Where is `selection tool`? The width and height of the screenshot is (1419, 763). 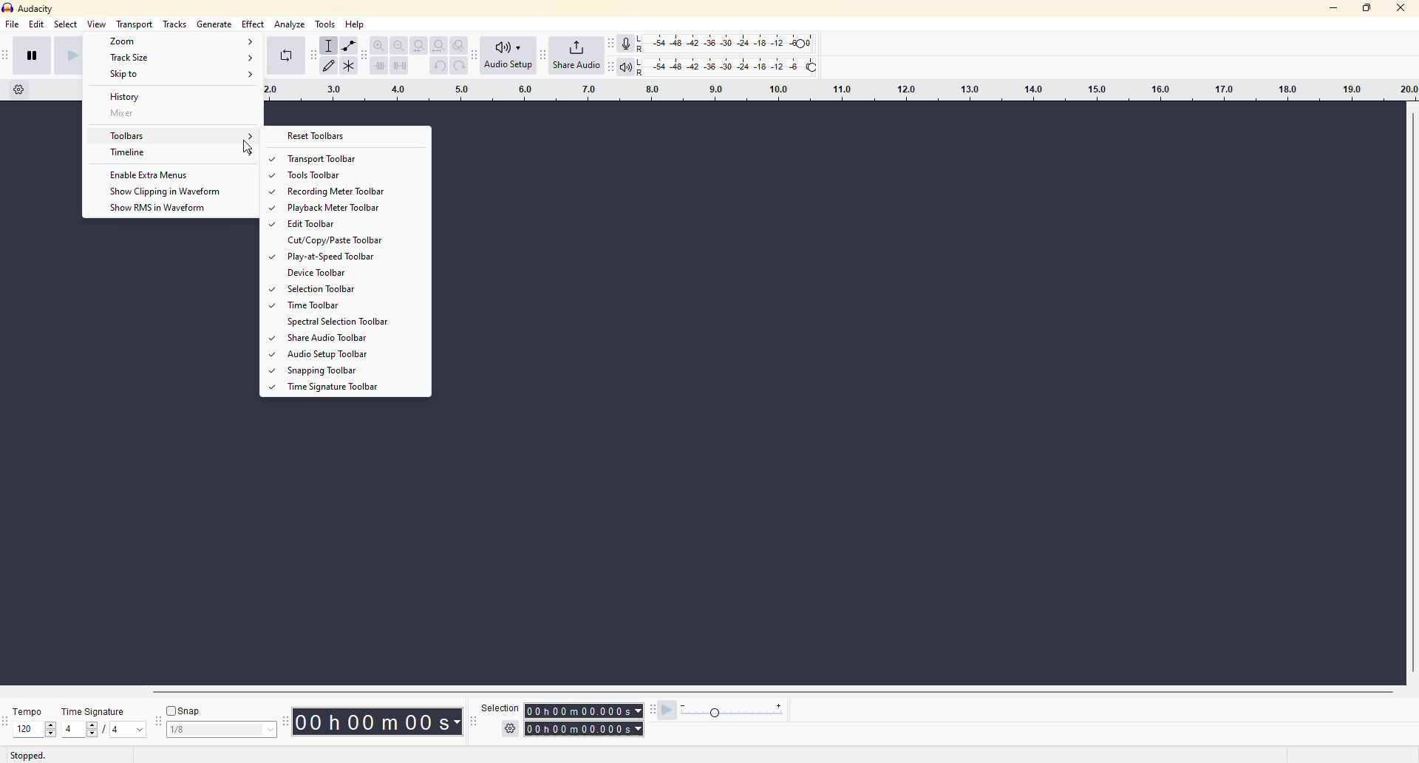 selection tool is located at coordinates (330, 46).